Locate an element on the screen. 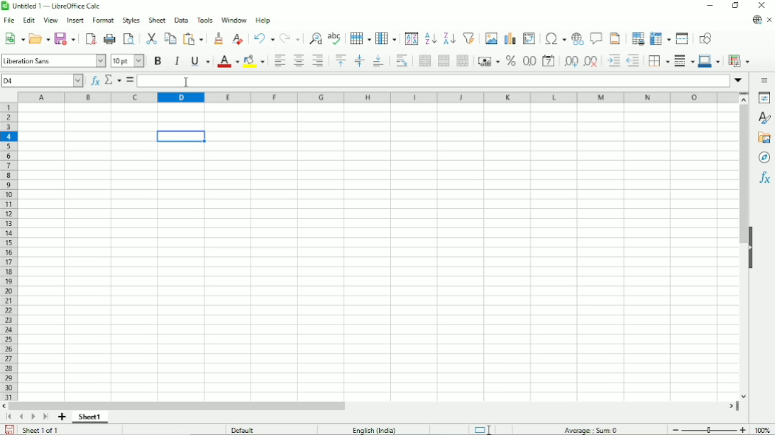  Add sheet is located at coordinates (62, 417).